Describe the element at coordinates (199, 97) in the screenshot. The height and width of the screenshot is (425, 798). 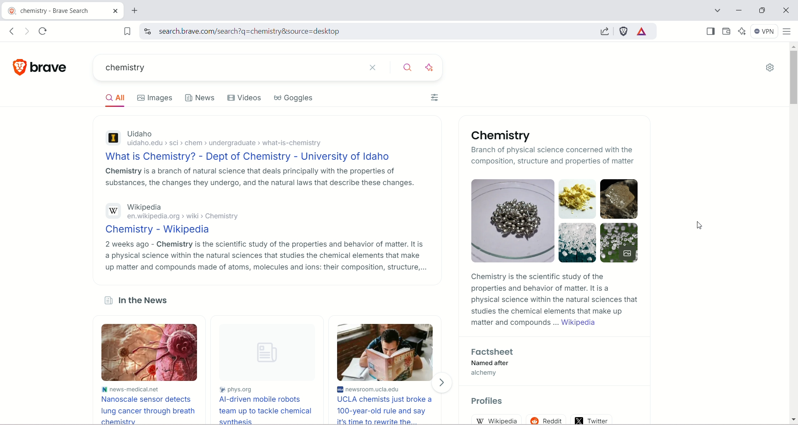
I see `News` at that location.